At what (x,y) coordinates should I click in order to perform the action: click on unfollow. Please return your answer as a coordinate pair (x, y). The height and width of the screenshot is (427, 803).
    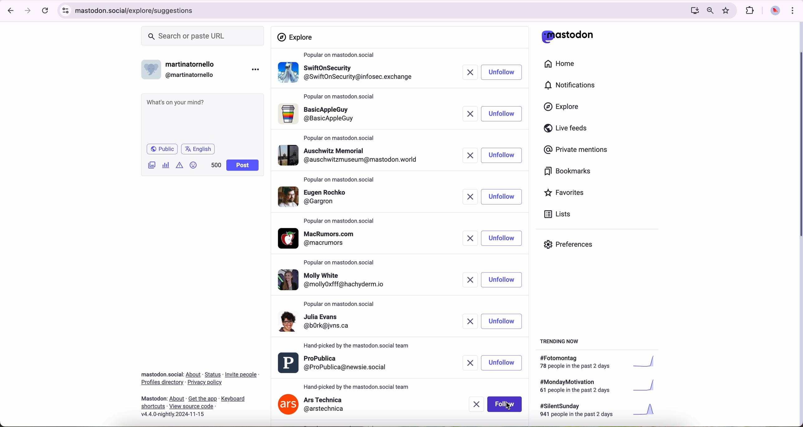
    Looking at the image, I should click on (502, 321).